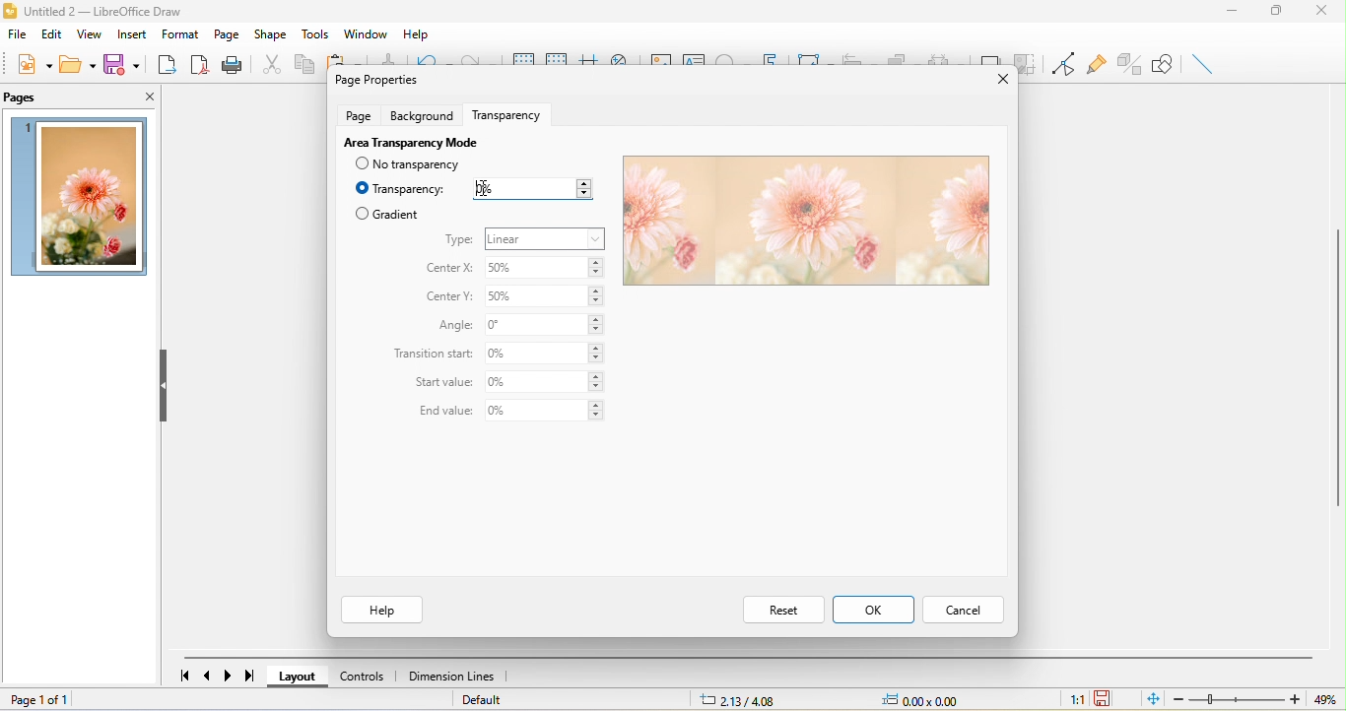 Image resolution: width=1346 pixels, height=711 pixels. Describe the element at coordinates (120, 63) in the screenshot. I see `save` at that location.